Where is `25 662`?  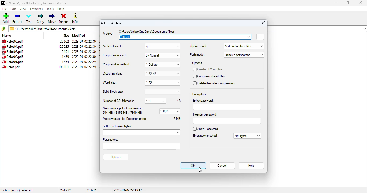 25 662 is located at coordinates (92, 190).